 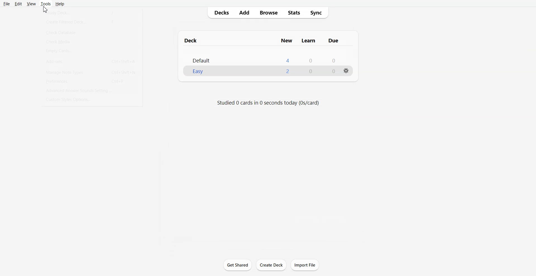 I want to click on File, so click(x=7, y=4).